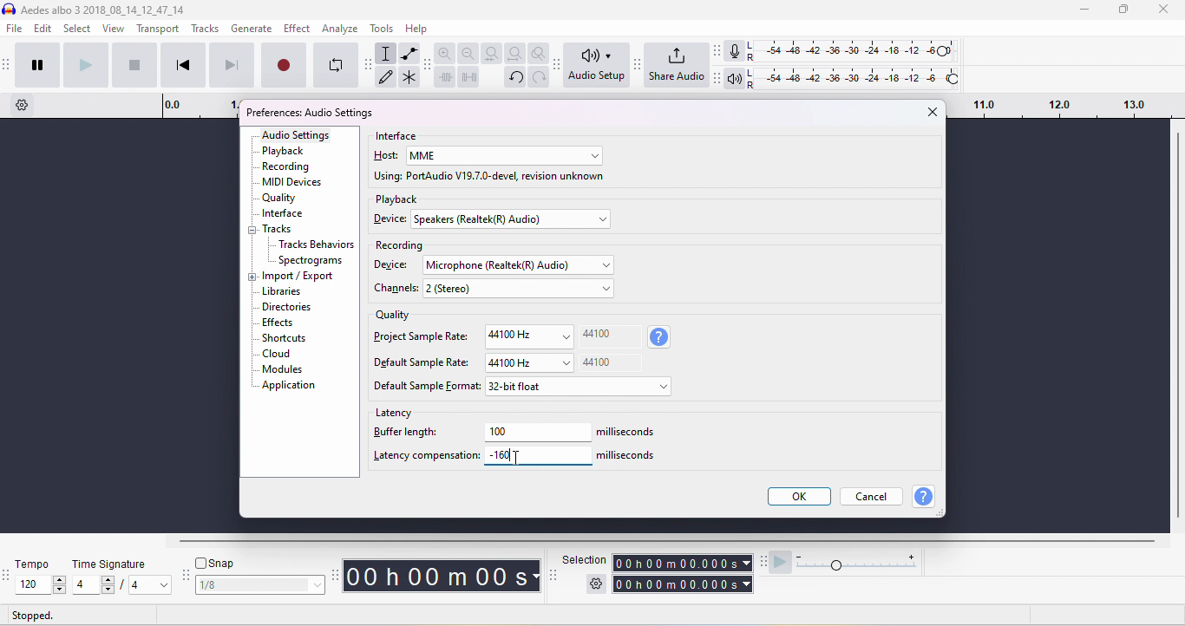 This screenshot has height=626, width=1185. I want to click on snap, so click(218, 563).